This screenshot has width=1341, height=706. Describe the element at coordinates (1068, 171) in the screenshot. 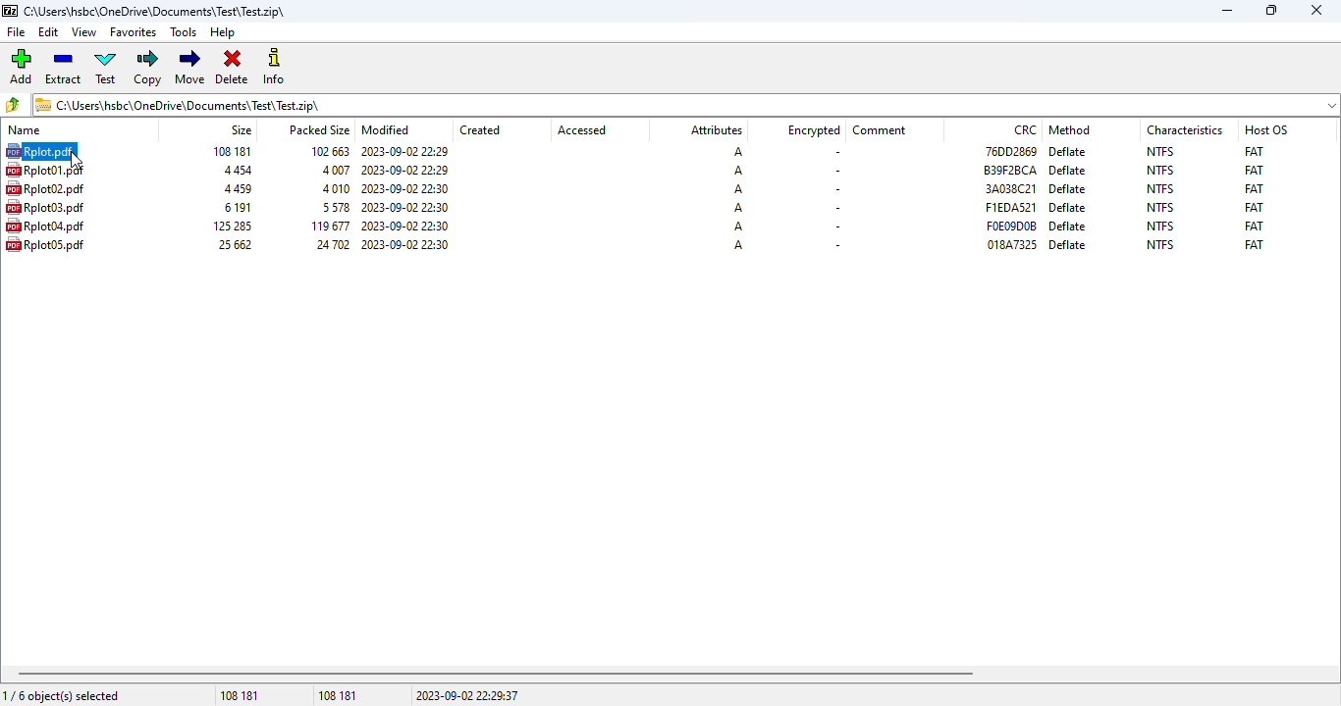

I see `deflate` at that location.